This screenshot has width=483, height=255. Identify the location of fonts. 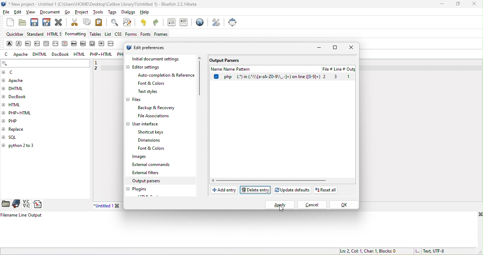
(144, 34).